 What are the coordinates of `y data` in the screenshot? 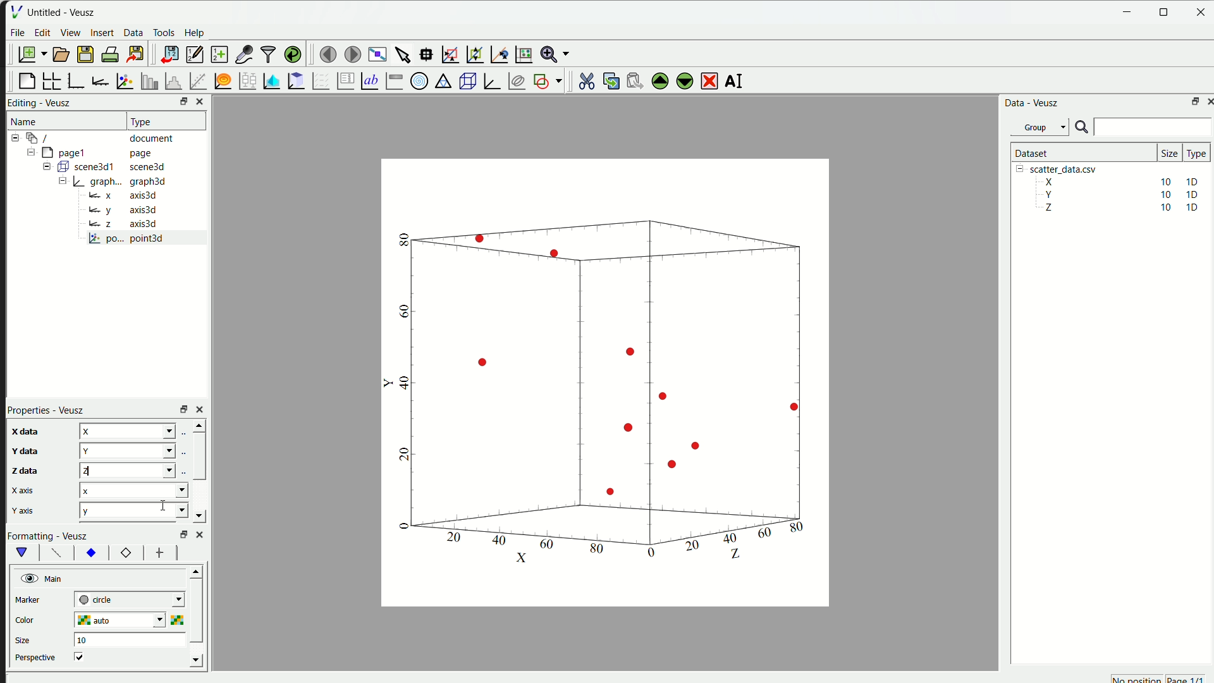 It's located at (26, 449).